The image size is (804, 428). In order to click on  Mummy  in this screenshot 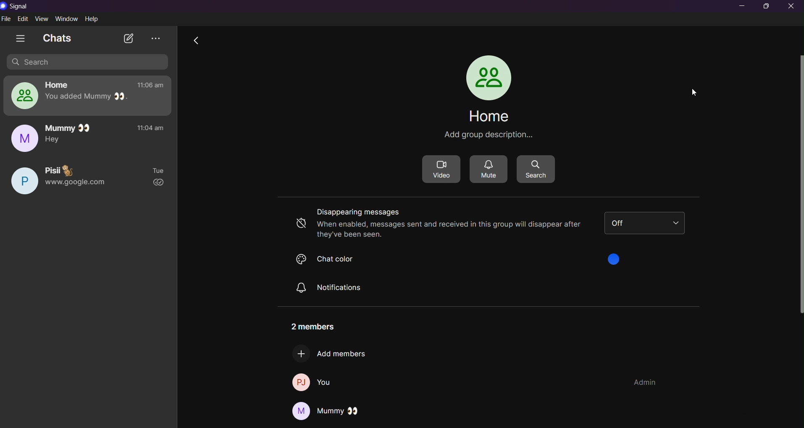, I will do `click(339, 410)`.